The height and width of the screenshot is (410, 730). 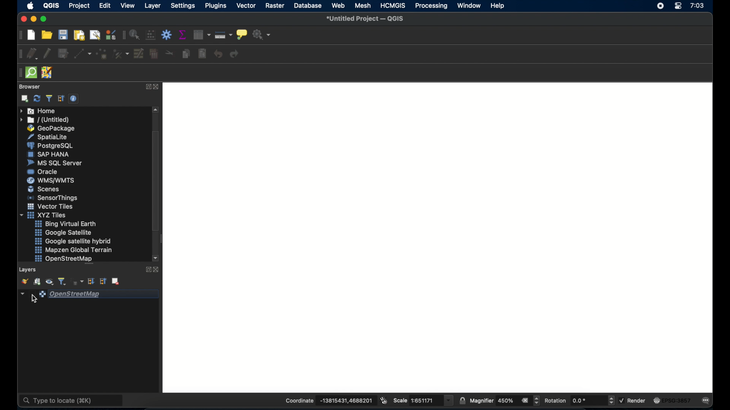 I want to click on postgresql, so click(x=50, y=146).